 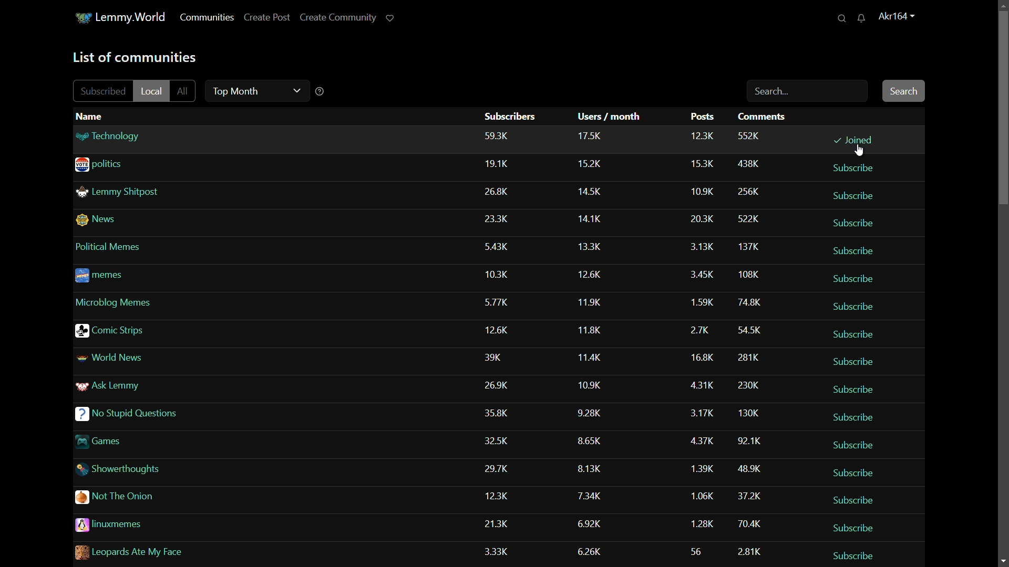 I want to click on comments, so click(x=749, y=524).